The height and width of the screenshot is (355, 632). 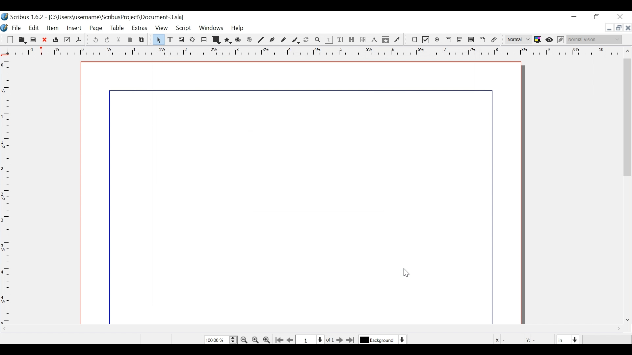 I want to click on Text Frame, so click(x=171, y=39).